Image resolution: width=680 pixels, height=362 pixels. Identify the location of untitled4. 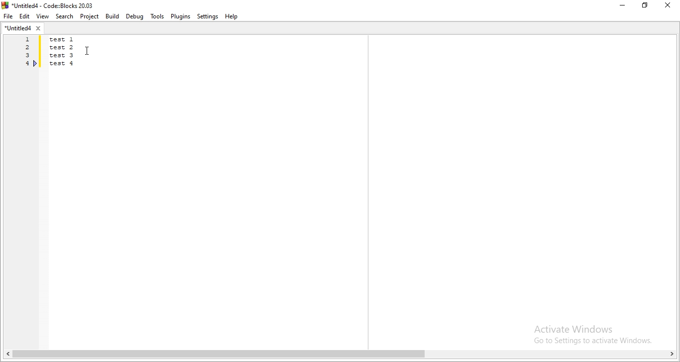
(24, 29).